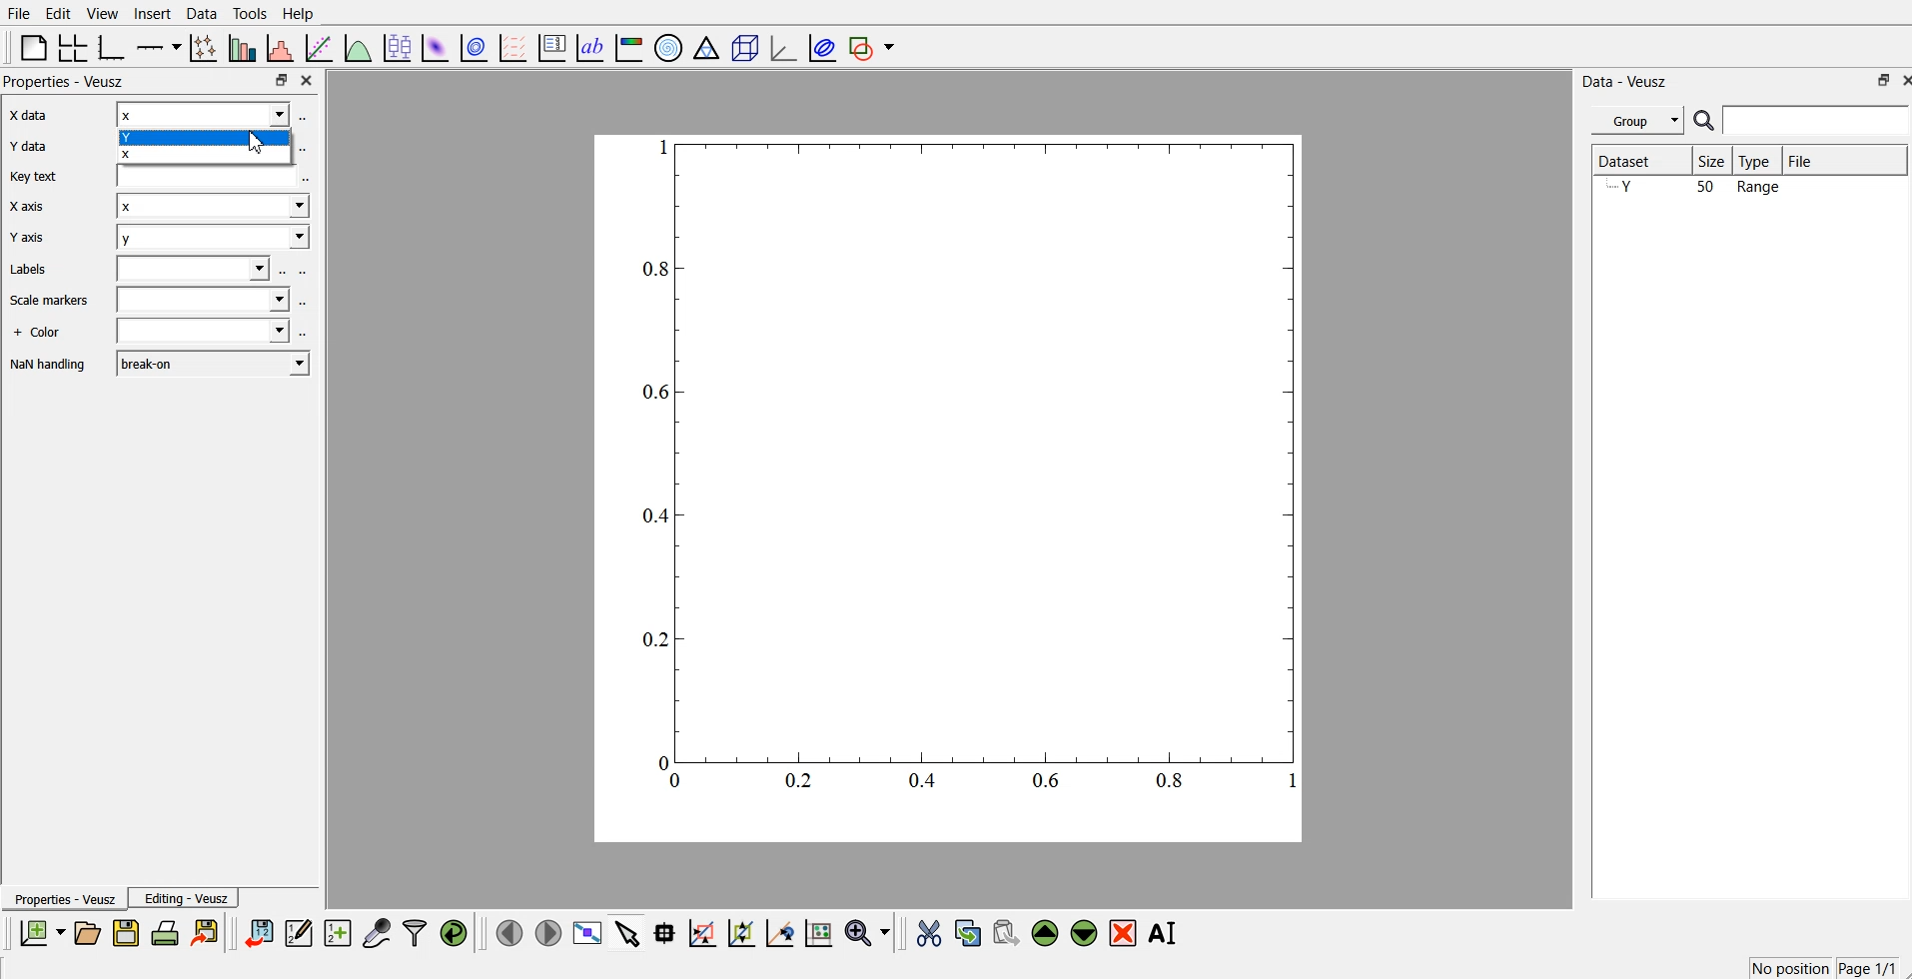 This screenshot has height=979, width=1912. Describe the element at coordinates (244, 46) in the screenshot. I see `bar chart` at that location.